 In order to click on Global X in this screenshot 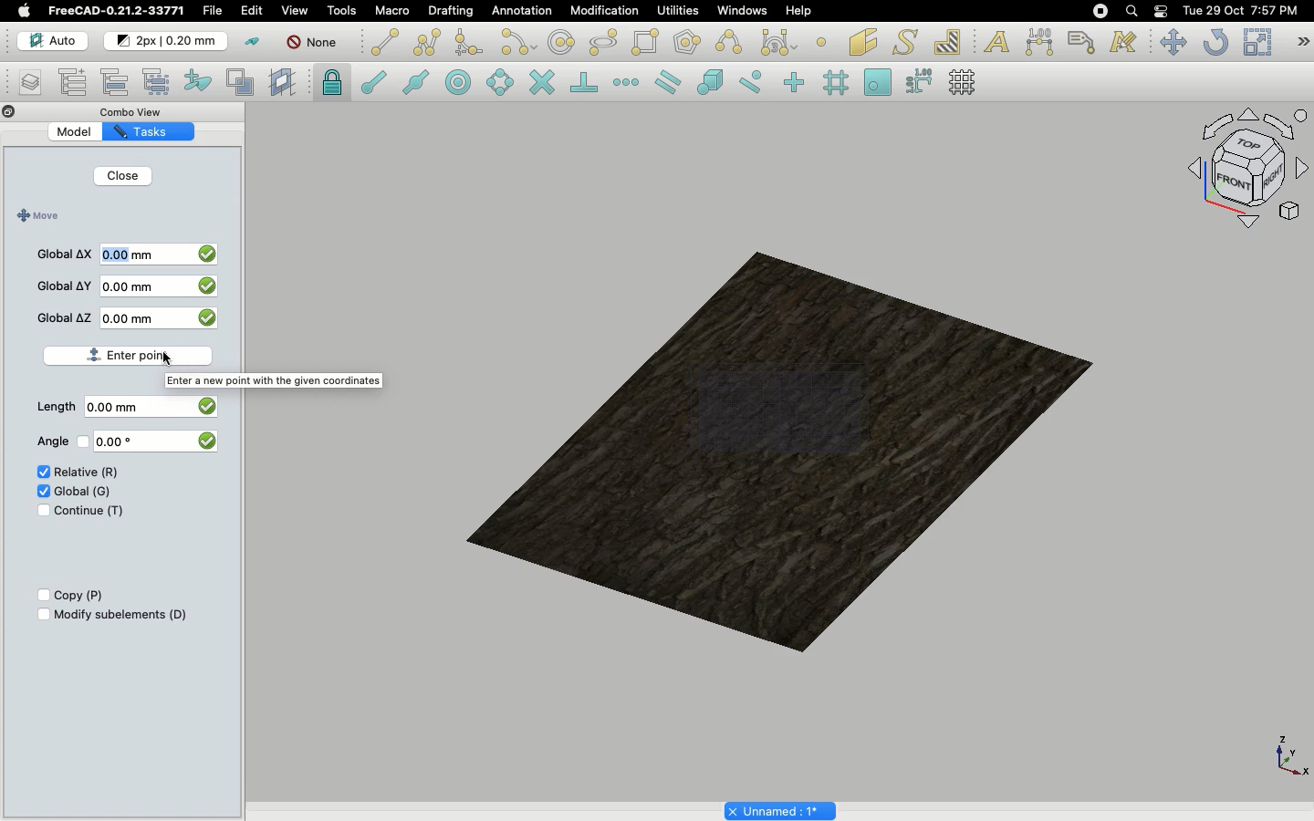, I will do `click(66, 254)`.